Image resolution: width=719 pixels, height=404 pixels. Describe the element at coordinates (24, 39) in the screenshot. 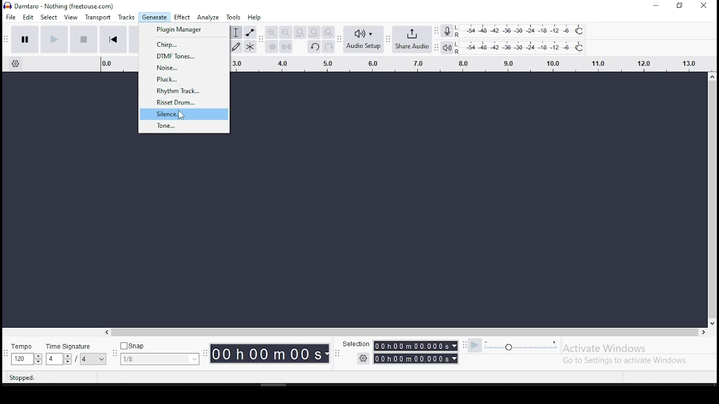

I see `pause` at that location.